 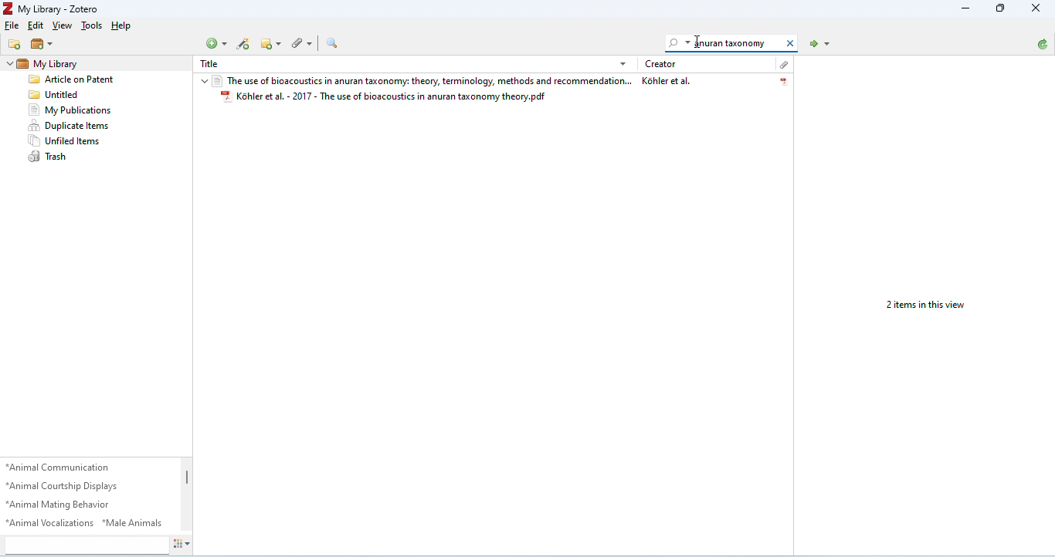 I want to click on Sync, so click(x=1043, y=45).